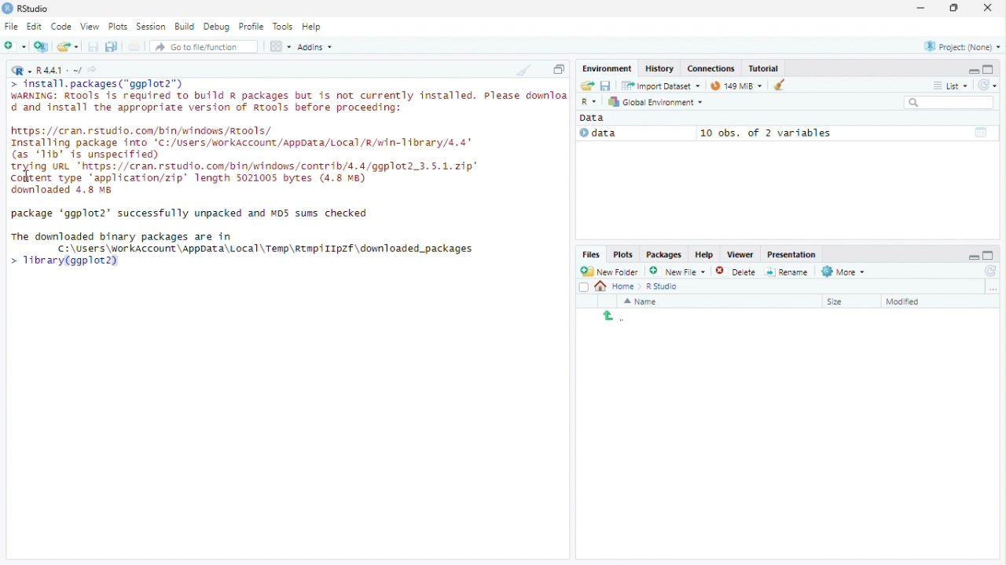 The width and height of the screenshot is (1006, 565). What do you see at coordinates (608, 86) in the screenshot?
I see `save workspace as` at bounding box center [608, 86].